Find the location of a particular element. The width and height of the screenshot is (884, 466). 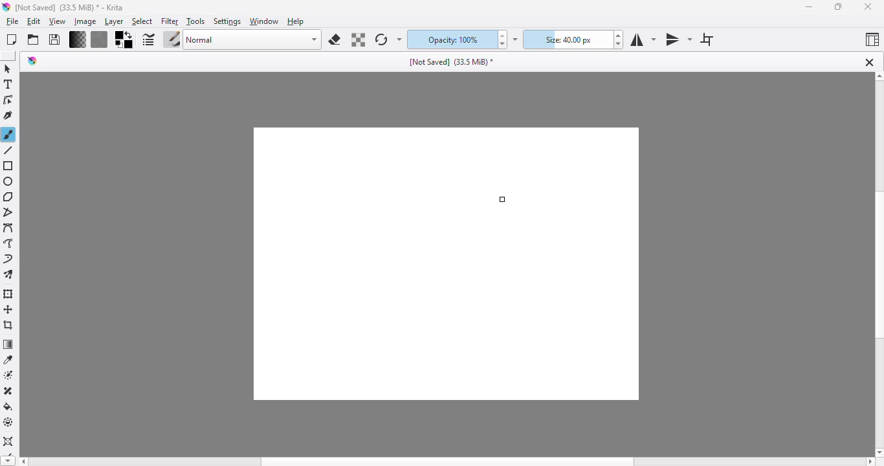

minimize is located at coordinates (810, 7).